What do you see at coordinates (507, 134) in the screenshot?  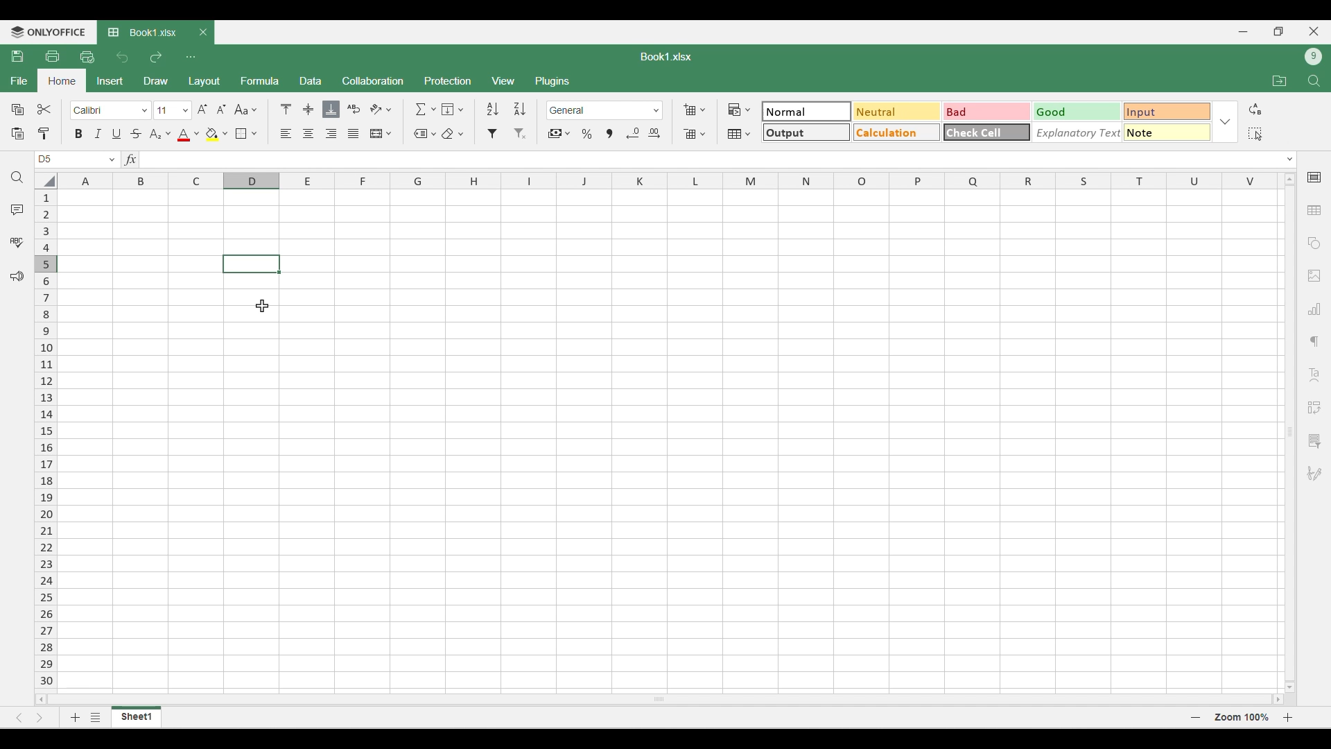 I see `Filter options` at bounding box center [507, 134].